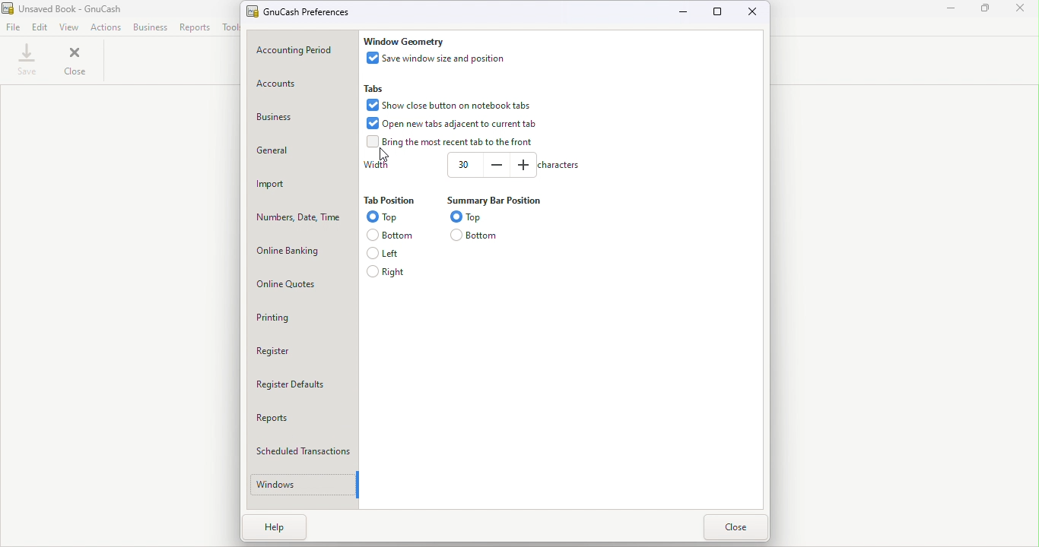  I want to click on Actions, so click(106, 27).